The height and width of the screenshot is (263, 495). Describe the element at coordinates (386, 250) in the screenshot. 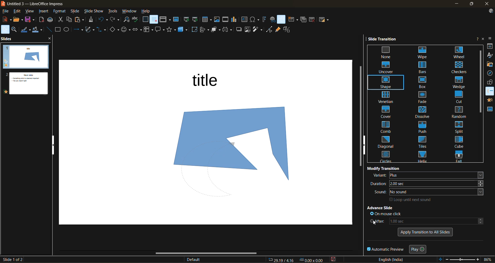

I see `automatic preview` at that location.